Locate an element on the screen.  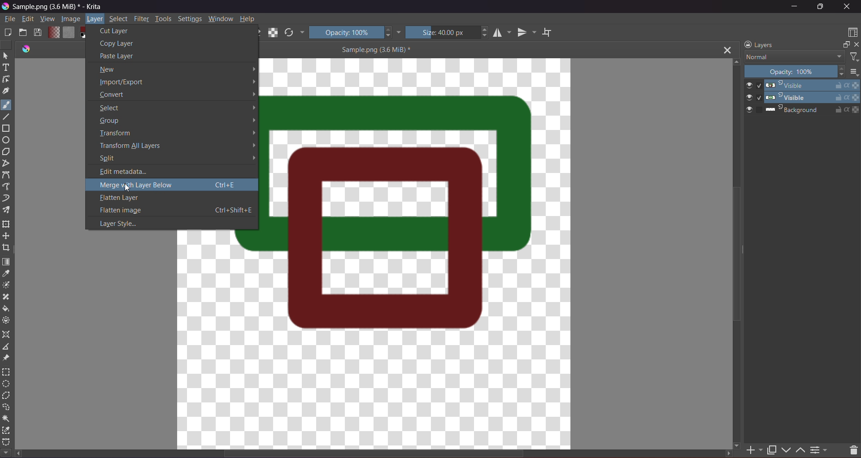
Freehand Path is located at coordinates (8, 187).